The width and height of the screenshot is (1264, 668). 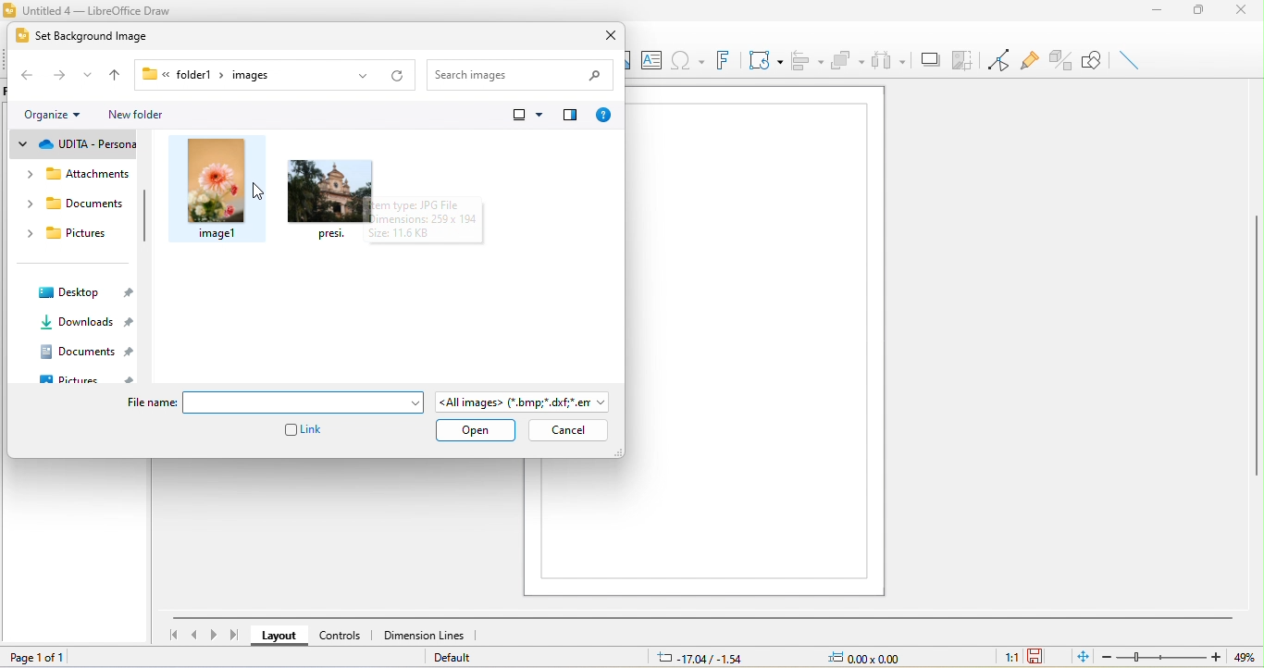 What do you see at coordinates (362, 77) in the screenshot?
I see `previous location` at bounding box center [362, 77].